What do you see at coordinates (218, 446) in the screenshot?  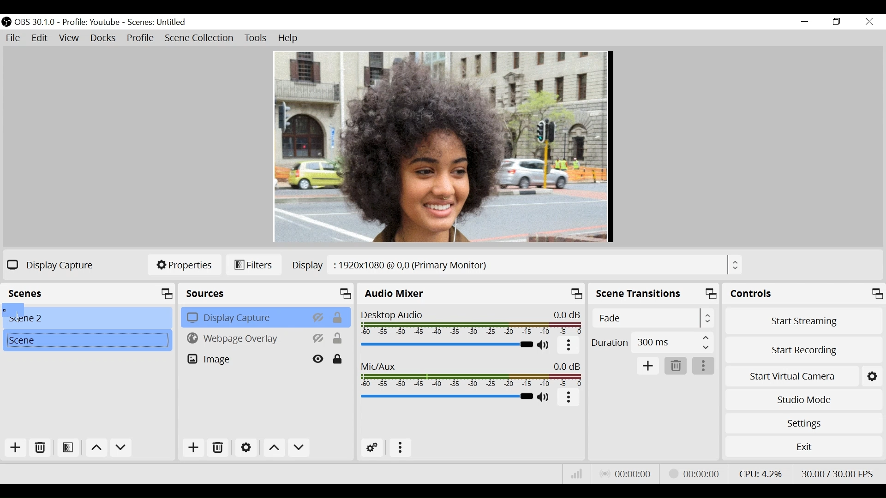 I see `Delete` at bounding box center [218, 446].